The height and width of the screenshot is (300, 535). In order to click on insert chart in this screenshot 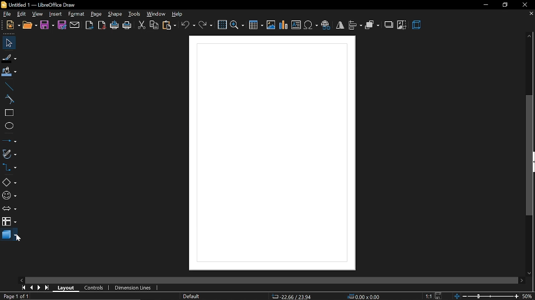, I will do `click(283, 25)`.